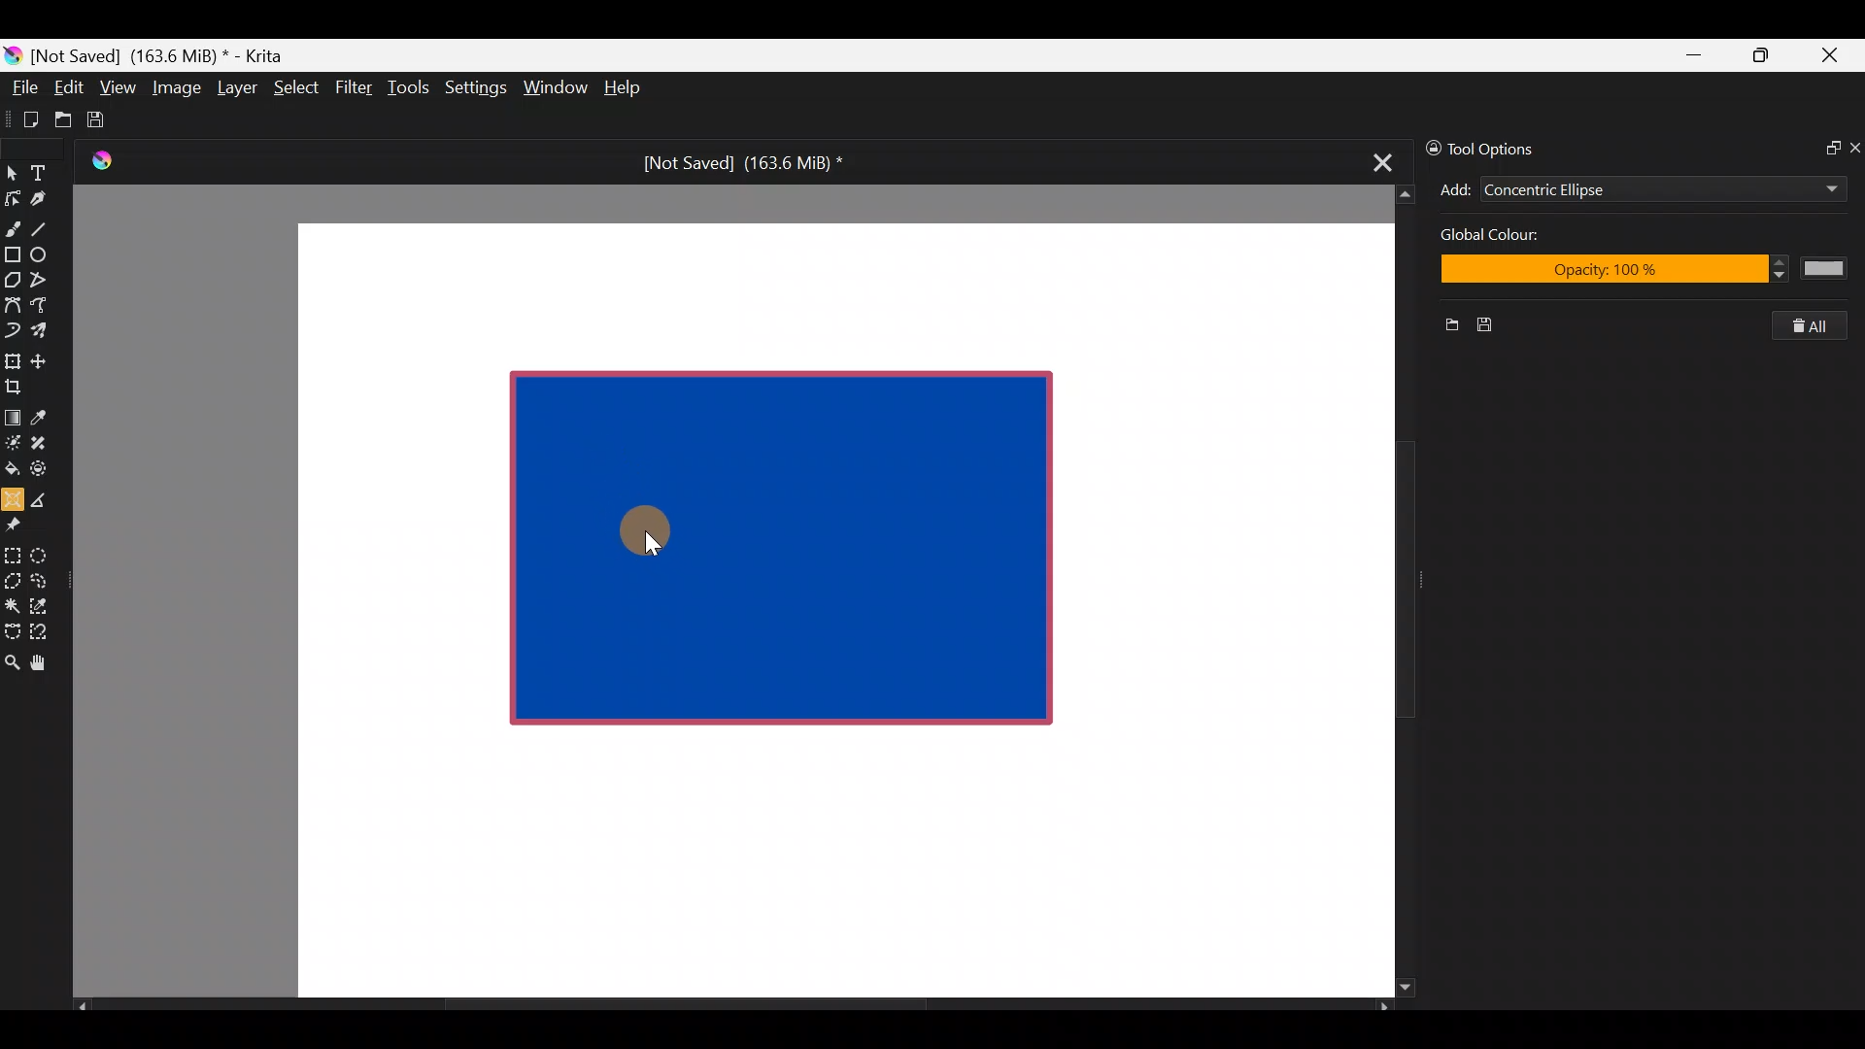 This screenshot has height=1049, width=1865. Describe the element at coordinates (1429, 145) in the screenshot. I see `Lock/unlock docker` at that location.